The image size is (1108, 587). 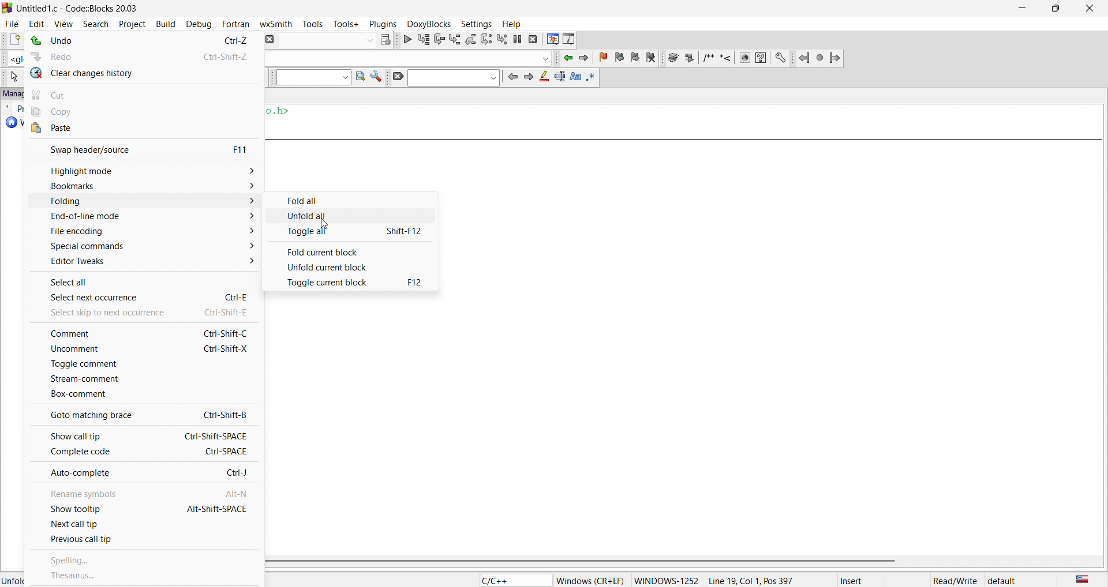 I want to click on default, so click(x=1002, y=581).